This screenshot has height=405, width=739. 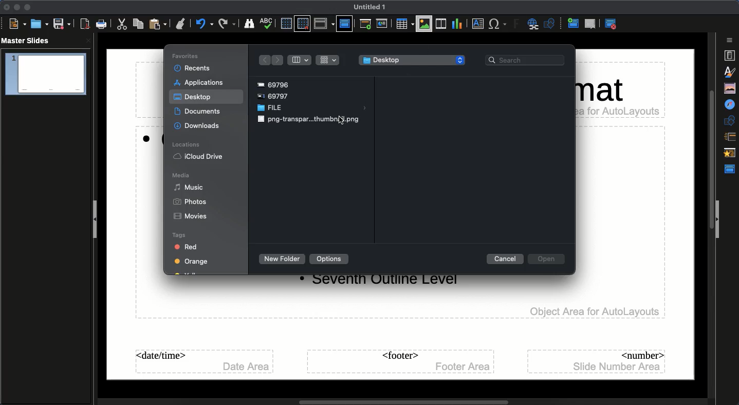 What do you see at coordinates (328, 60) in the screenshot?
I see `Grid` at bounding box center [328, 60].